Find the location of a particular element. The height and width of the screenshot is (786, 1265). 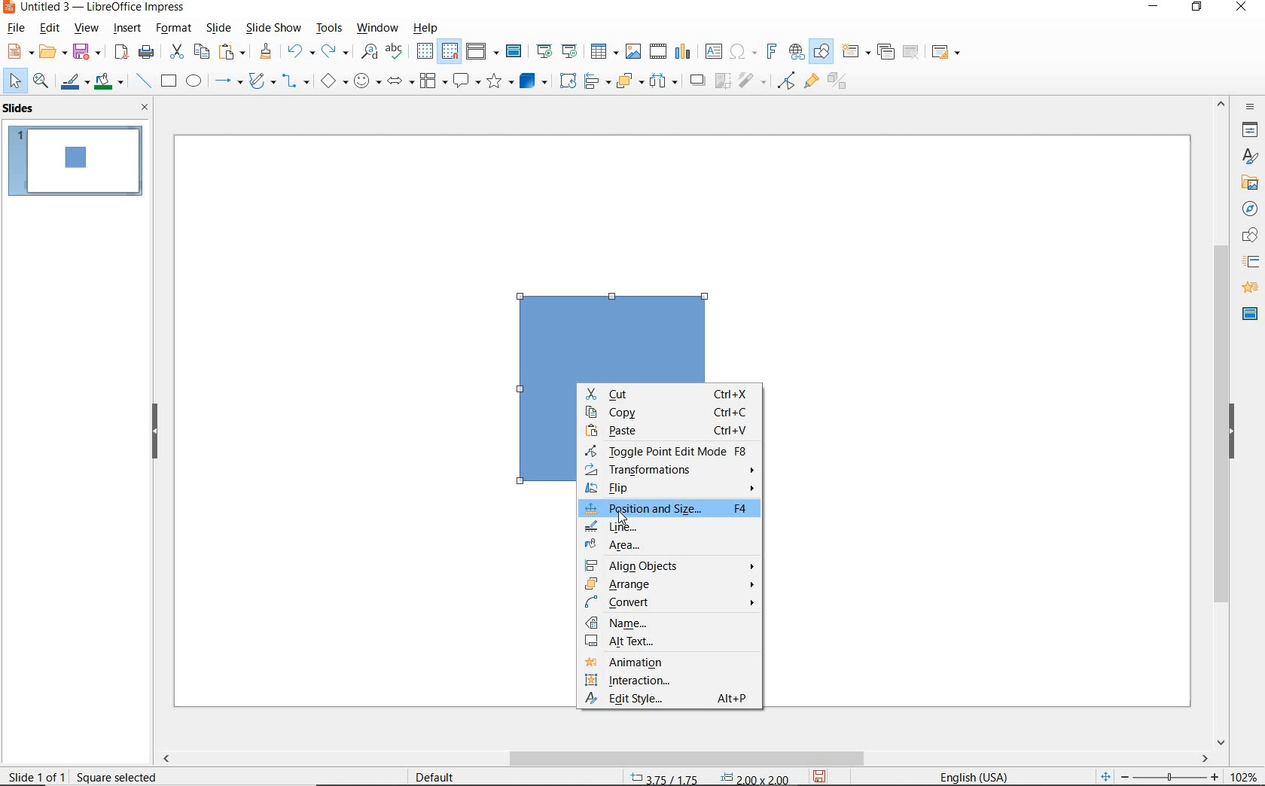

shadow is located at coordinates (698, 81).